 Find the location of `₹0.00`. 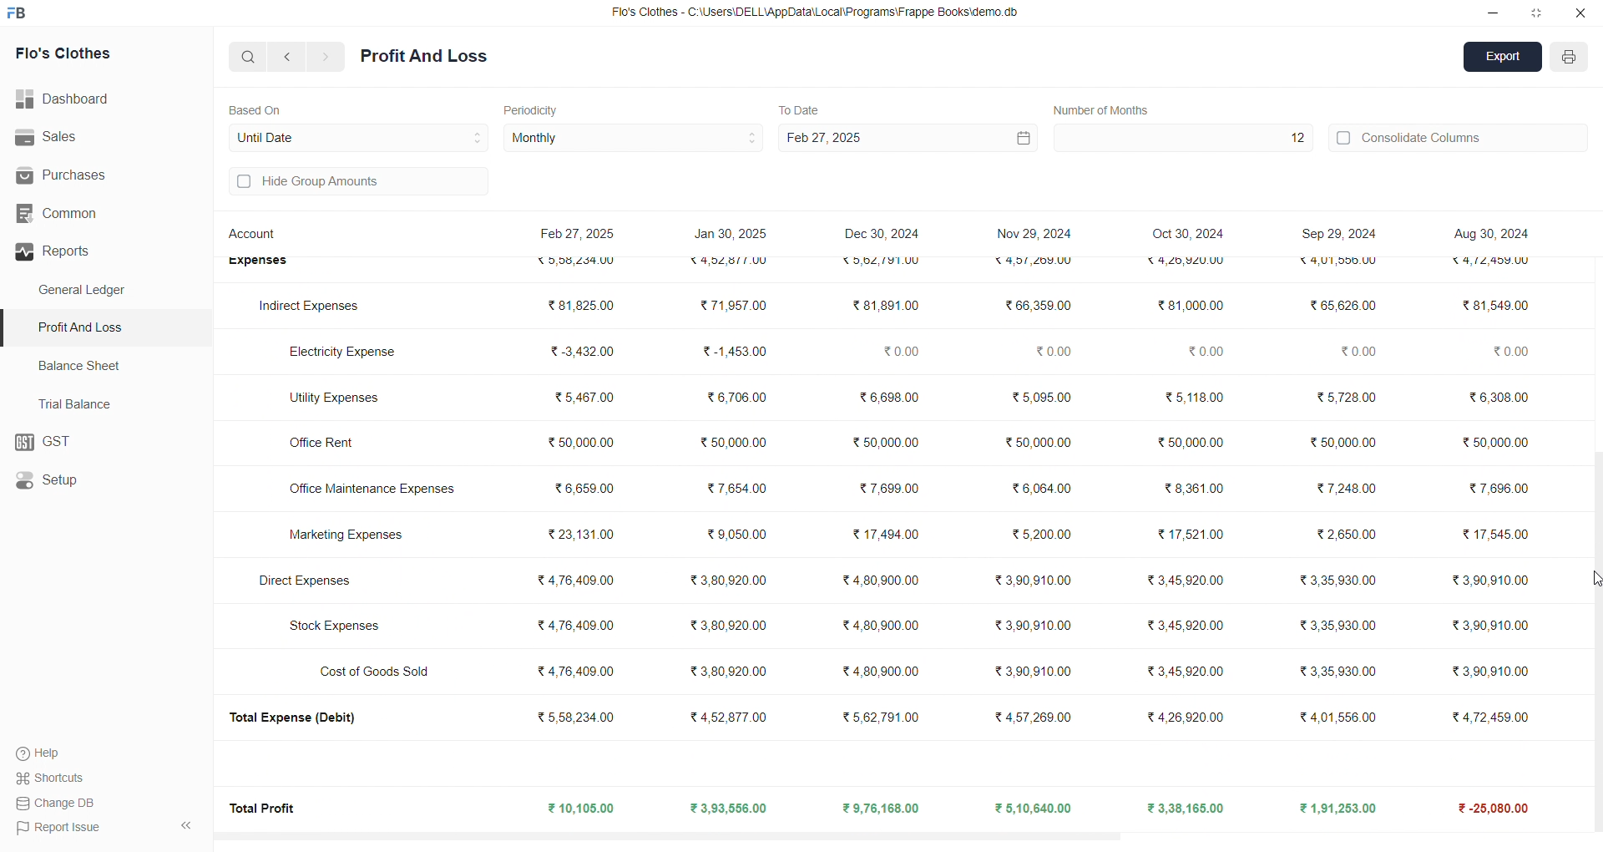

₹0.00 is located at coordinates (897, 349).